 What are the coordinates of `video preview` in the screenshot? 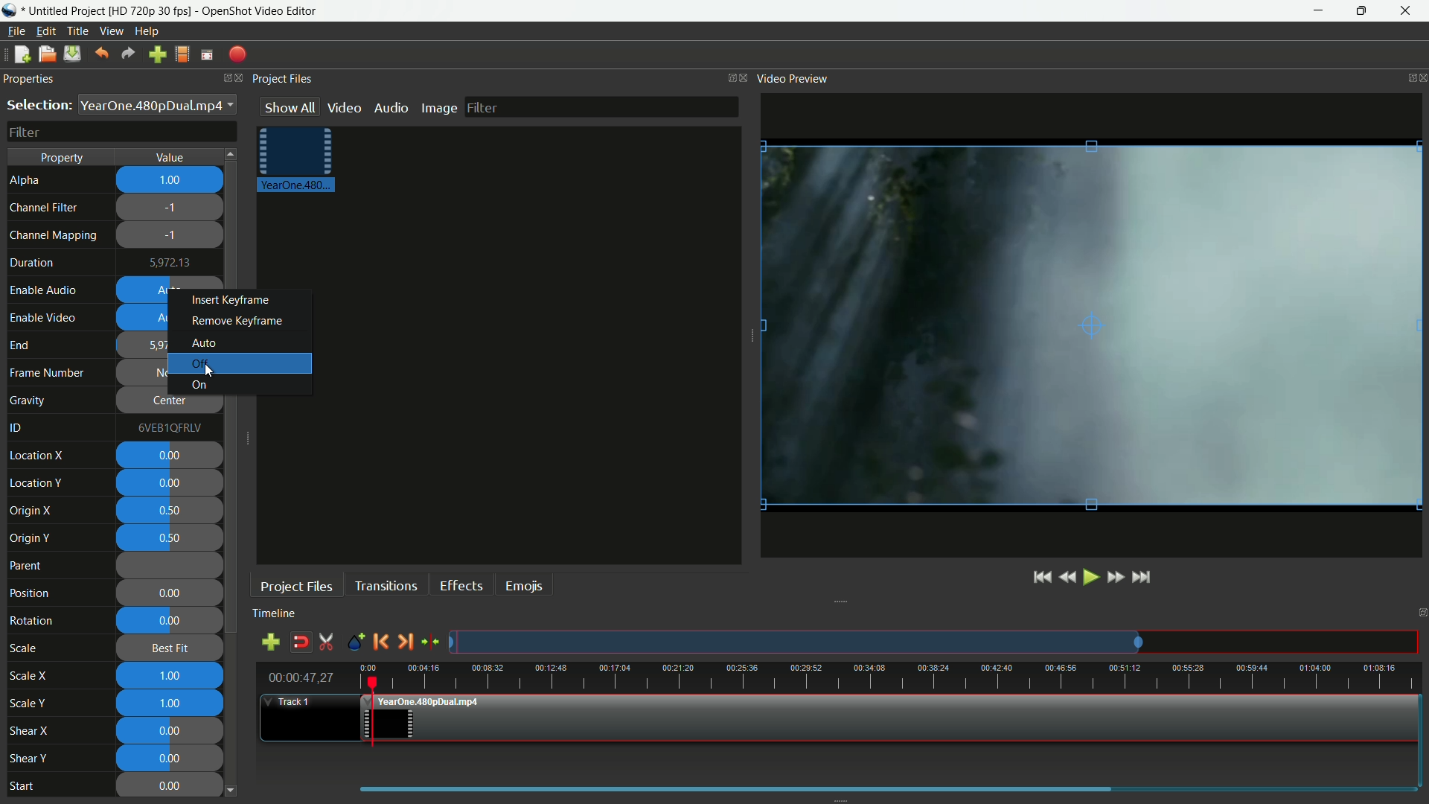 It's located at (1091, 326).